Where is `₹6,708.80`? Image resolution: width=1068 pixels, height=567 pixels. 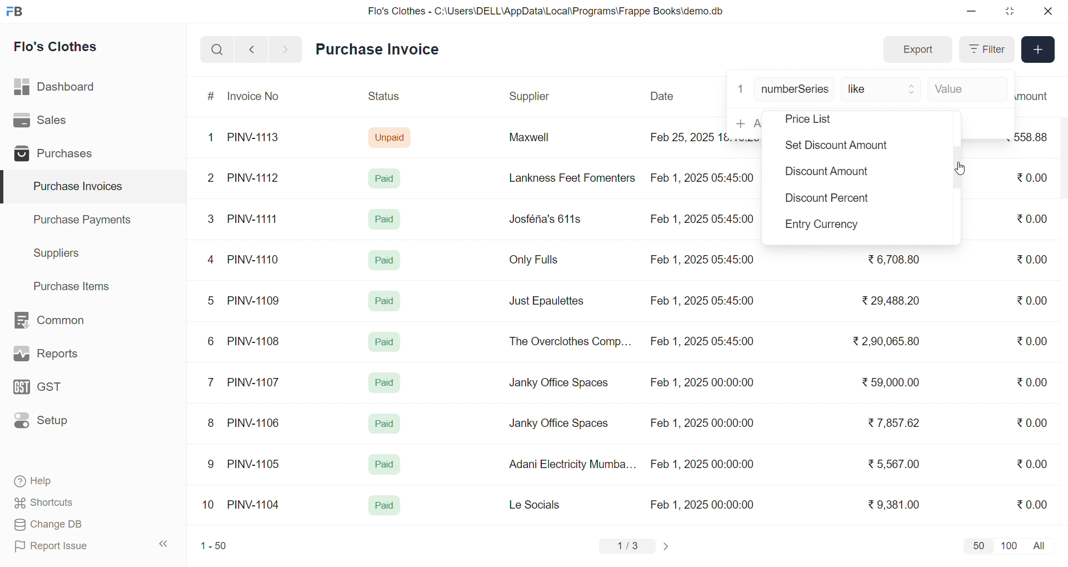 ₹6,708.80 is located at coordinates (893, 257).